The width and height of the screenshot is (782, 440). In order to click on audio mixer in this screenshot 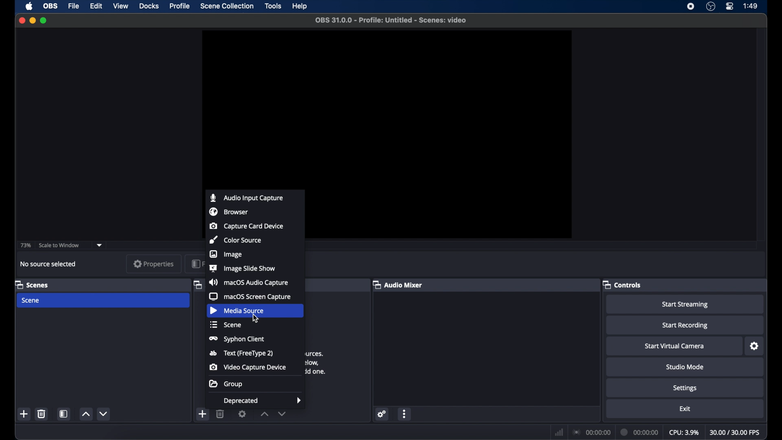, I will do `click(397, 284)`.